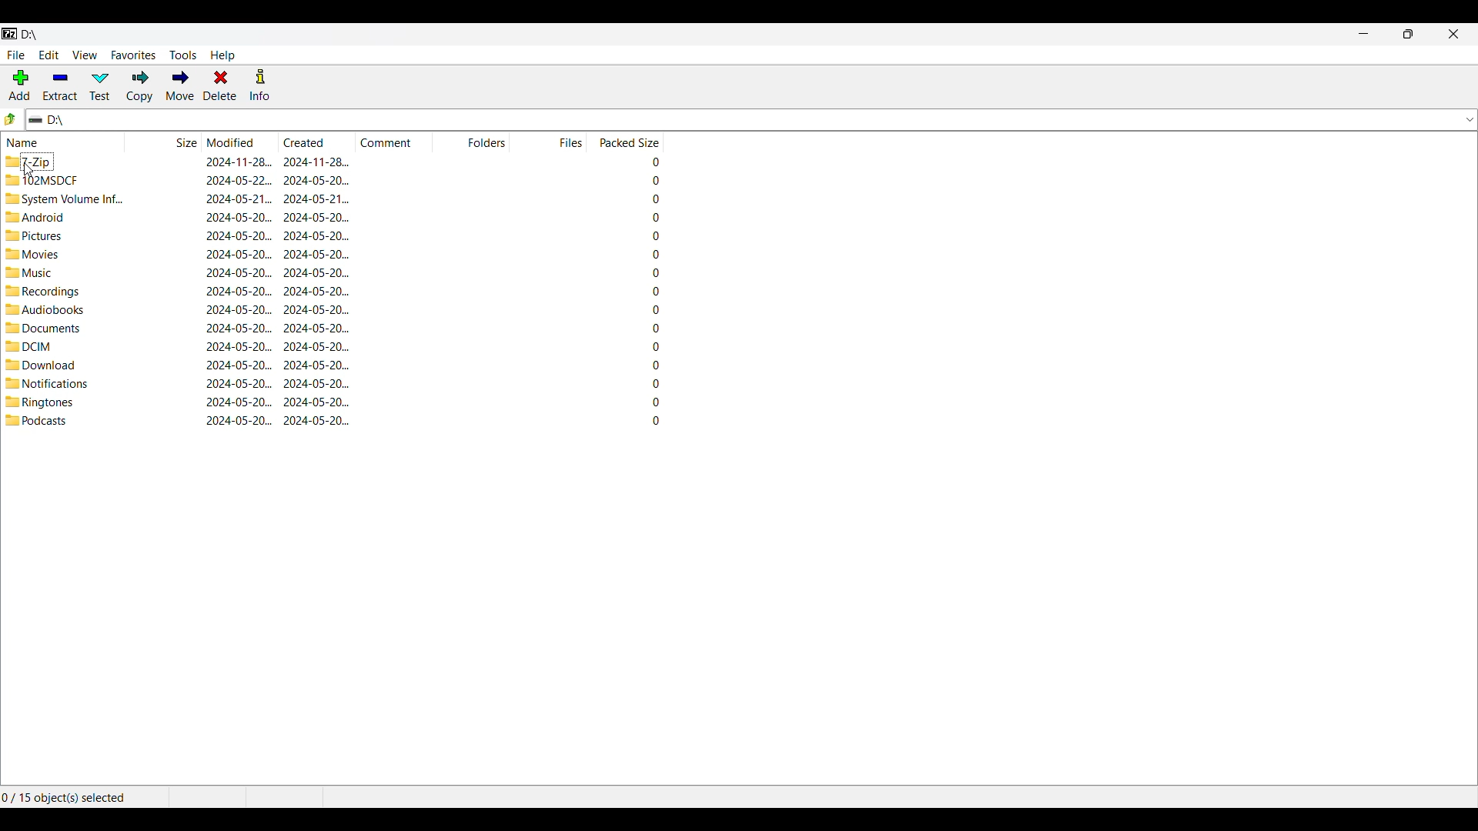  Describe the element at coordinates (647, 162) in the screenshot. I see `packed size` at that location.